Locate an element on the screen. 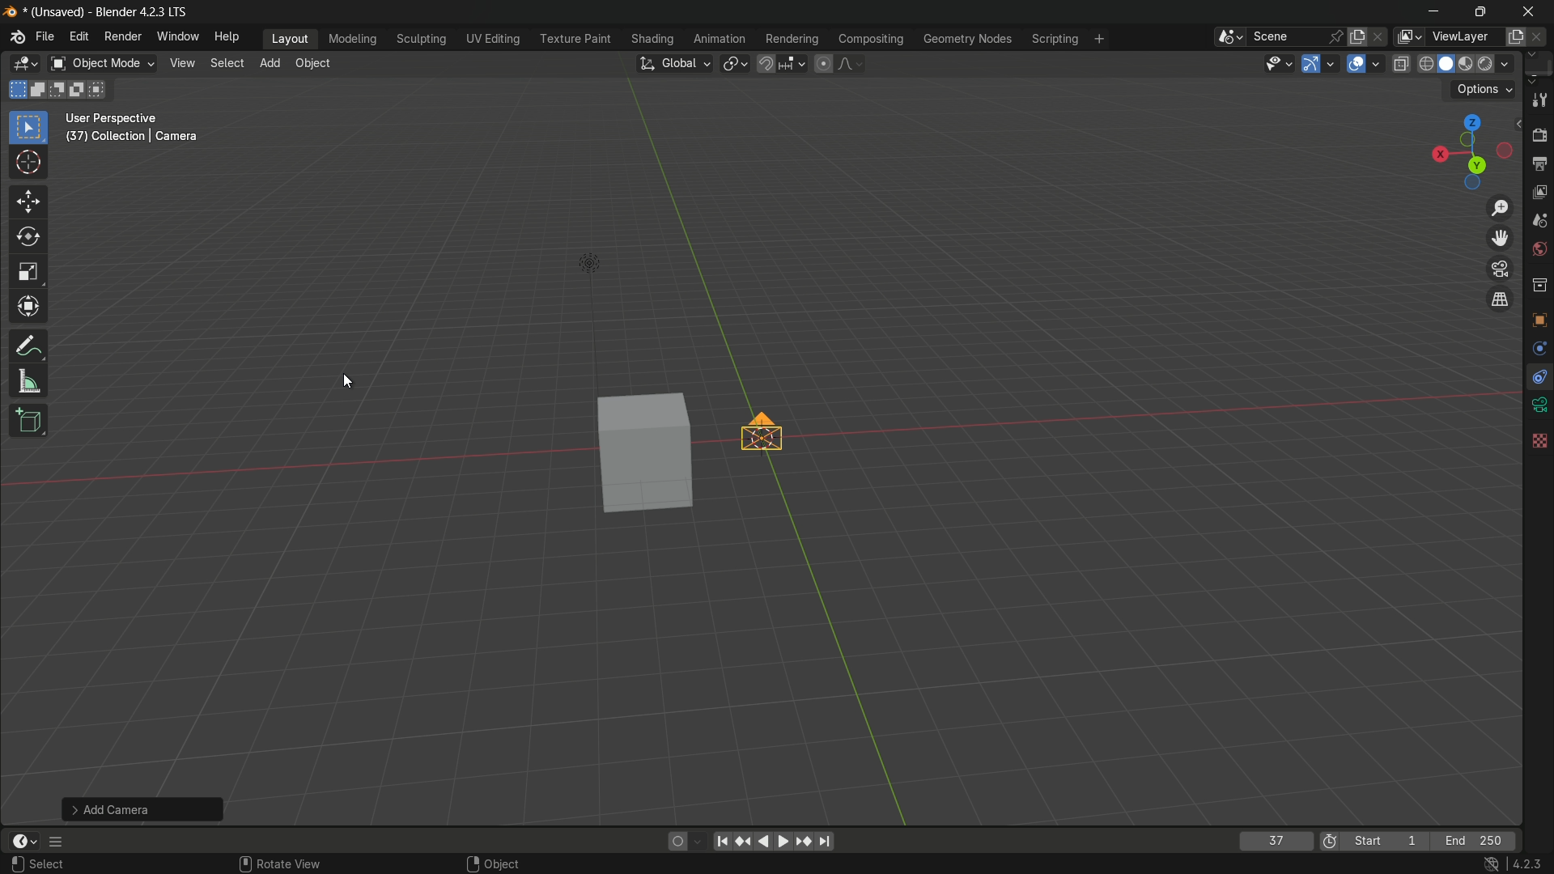 This screenshot has width=1554, height=874. start new selection is located at coordinates (17, 89).